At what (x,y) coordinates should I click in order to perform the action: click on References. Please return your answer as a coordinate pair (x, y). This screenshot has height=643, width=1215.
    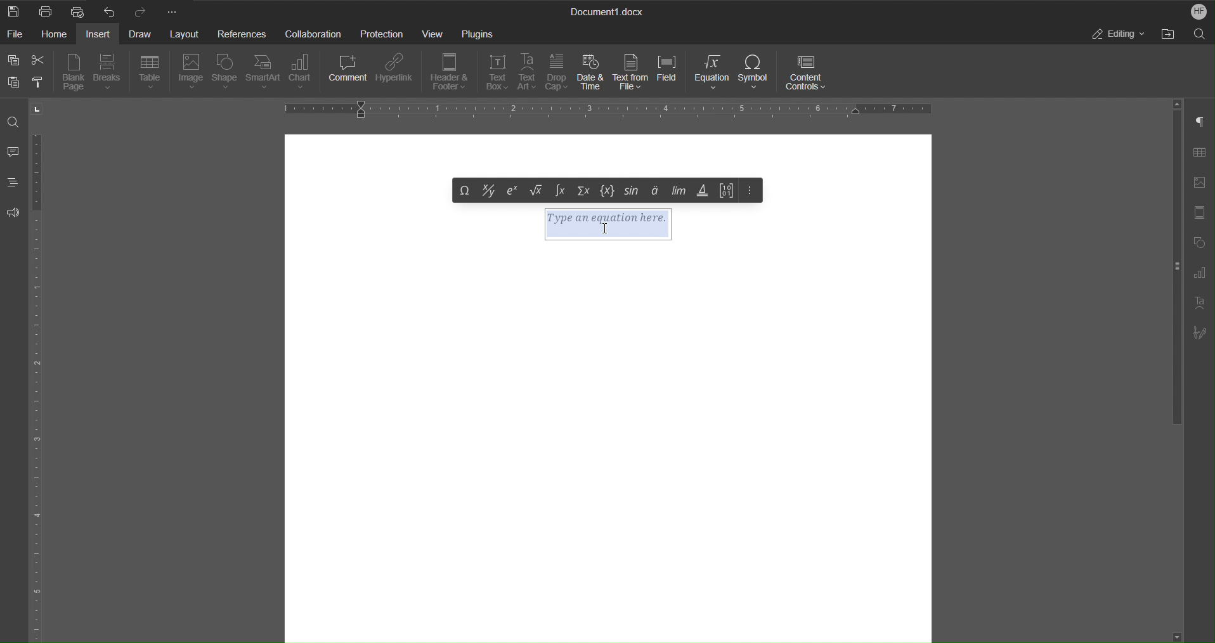
    Looking at the image, I should click on (243, 33).